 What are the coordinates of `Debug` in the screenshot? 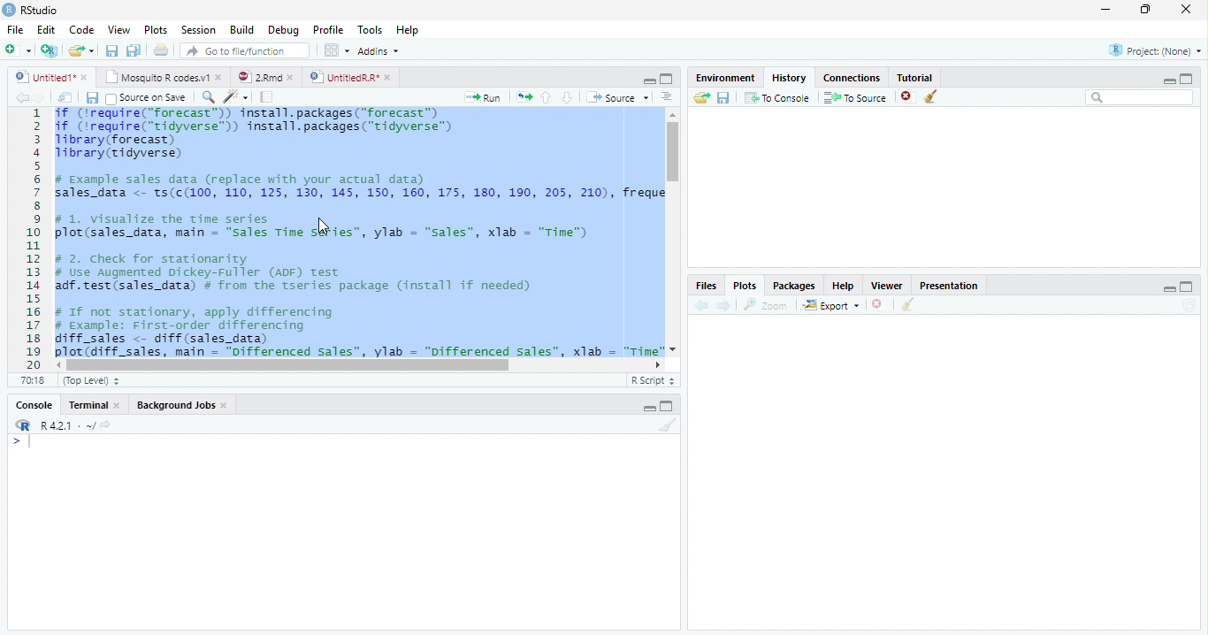 It's located at (284, 29).